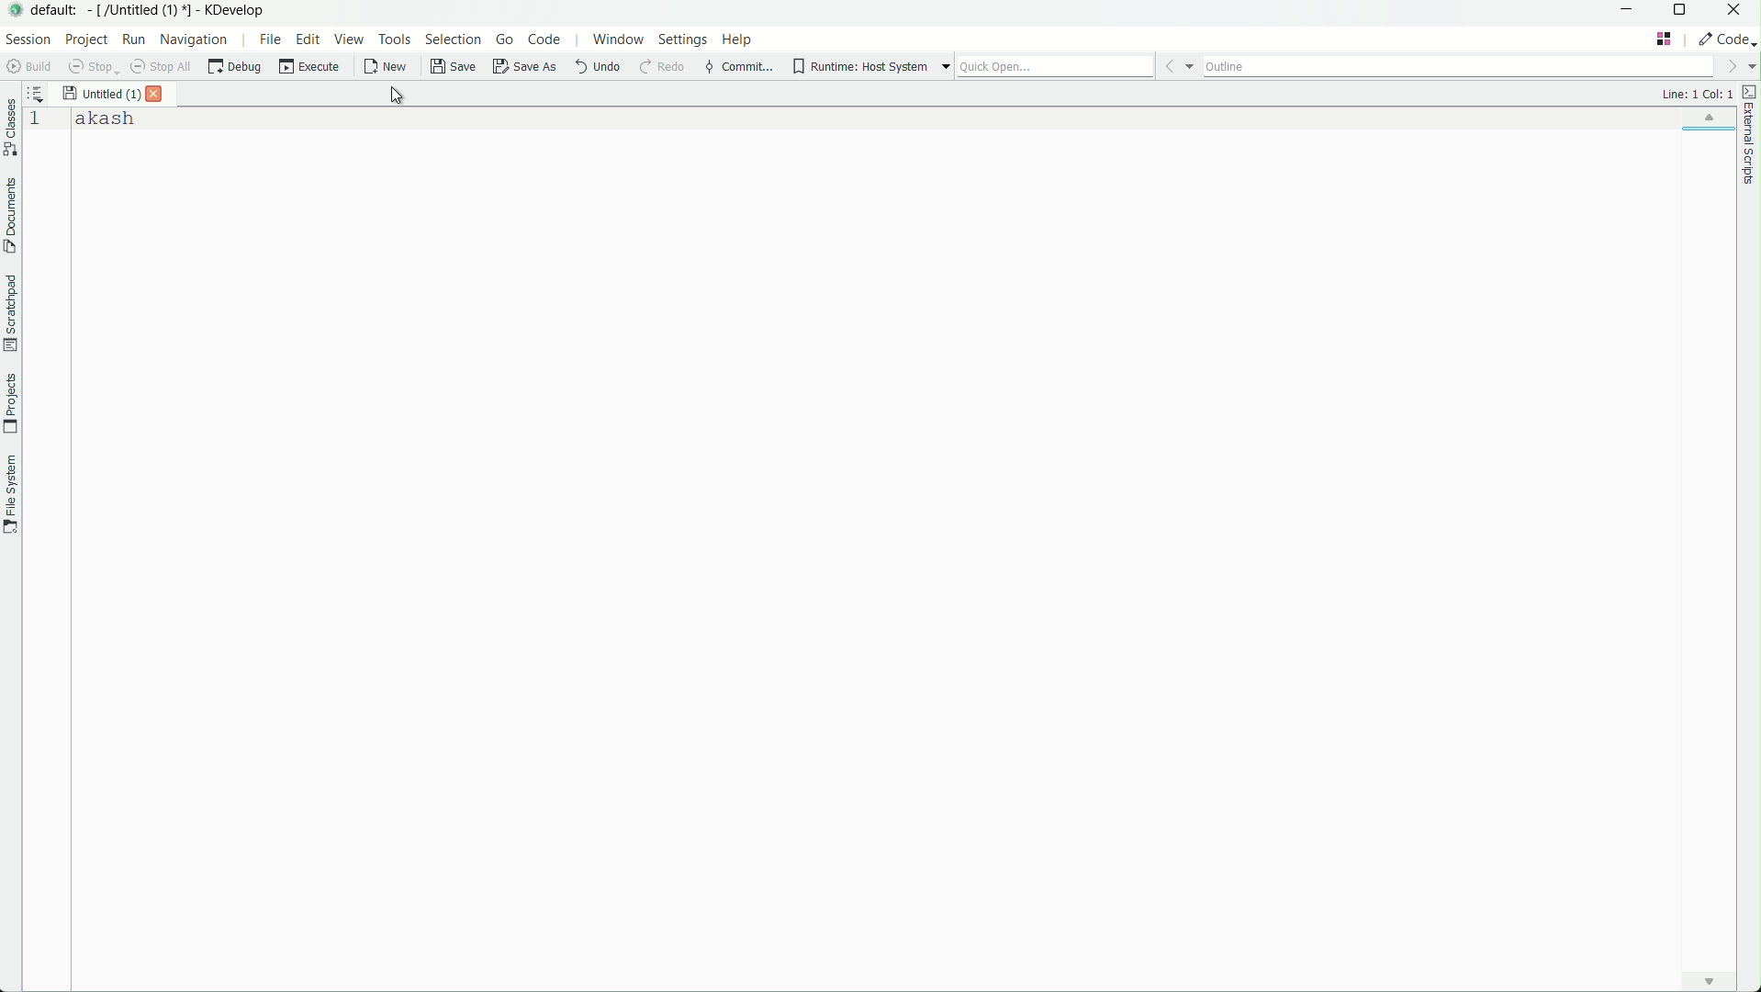 The width and height of the screenshot is (1761, 992). Describe the element at coordinates (28, 67) in the screenshot. I see `build` at that location.